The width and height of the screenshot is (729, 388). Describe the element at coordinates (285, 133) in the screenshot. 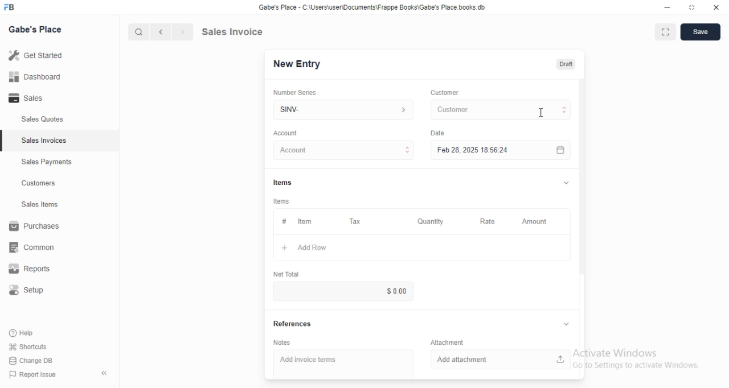

I see `‘Account` at that location.